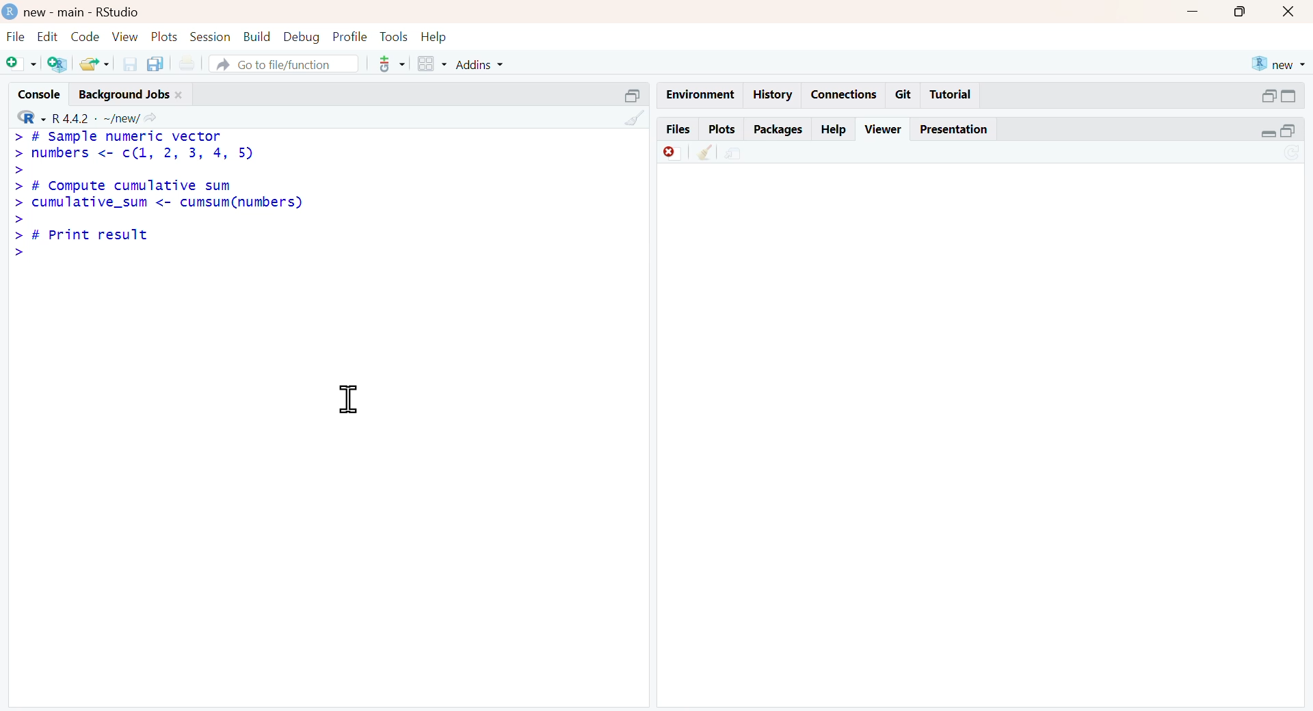 The image size is (1313, 711). Describe the element at coordinates (1194, 11) in the screenshot. I see `minimize` at that location.